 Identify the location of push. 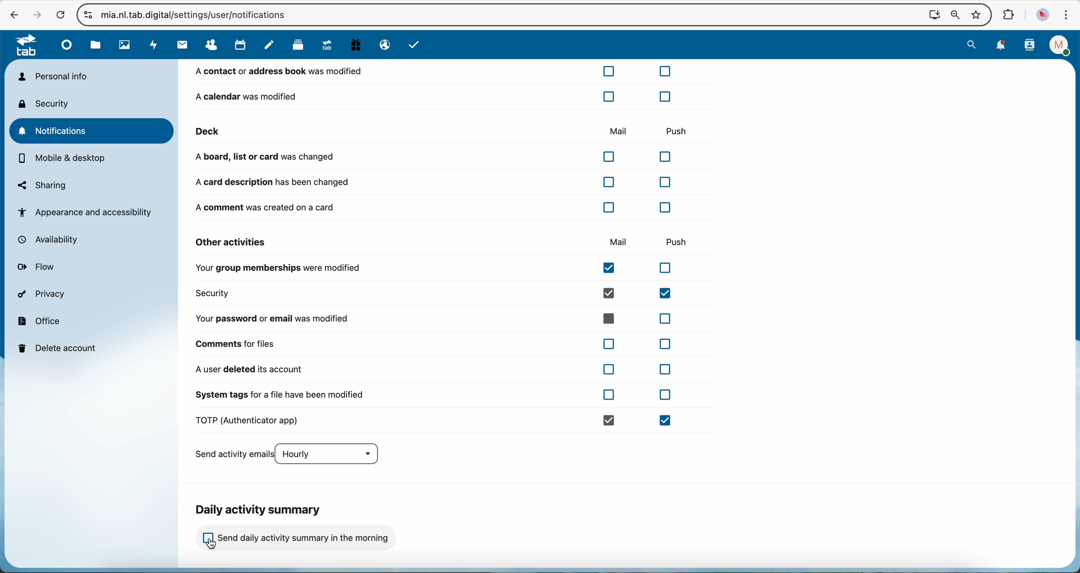
(675, 128).